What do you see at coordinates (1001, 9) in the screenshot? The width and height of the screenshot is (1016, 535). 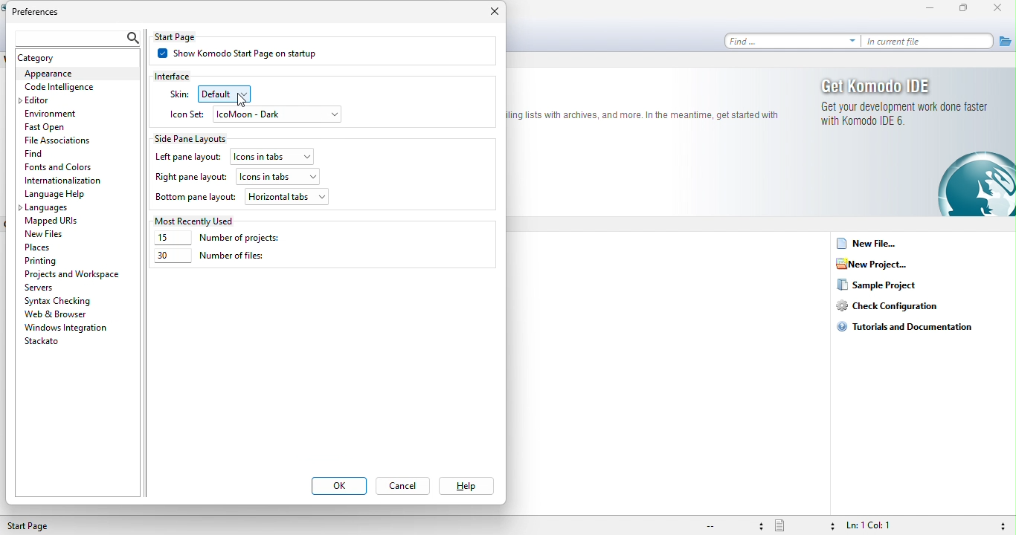 I see `close` at bounding box center [1001, 9].